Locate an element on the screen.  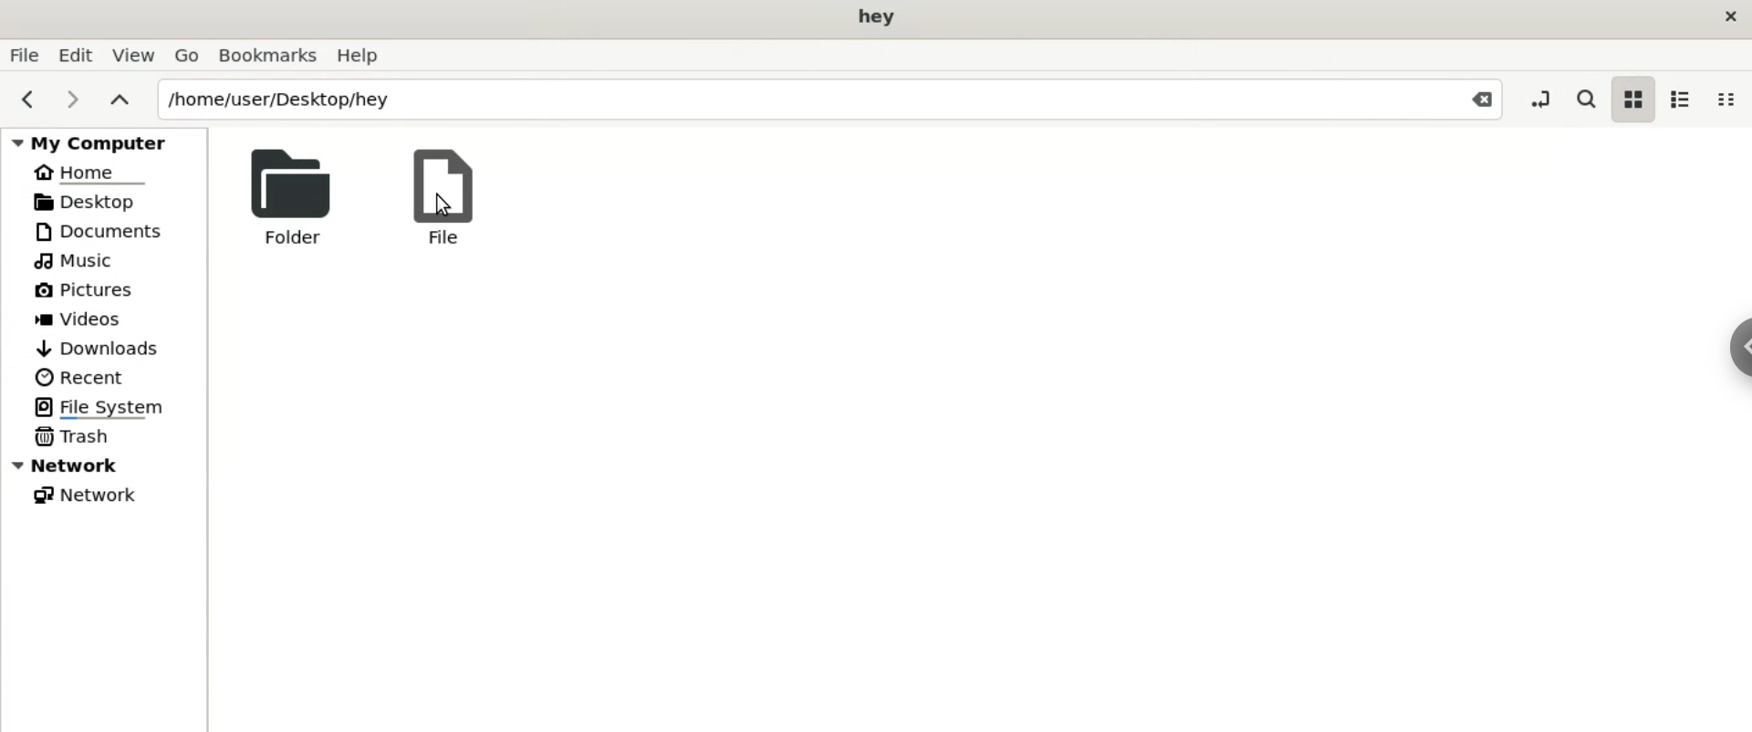
my computer is located at coordinates (107, 139).